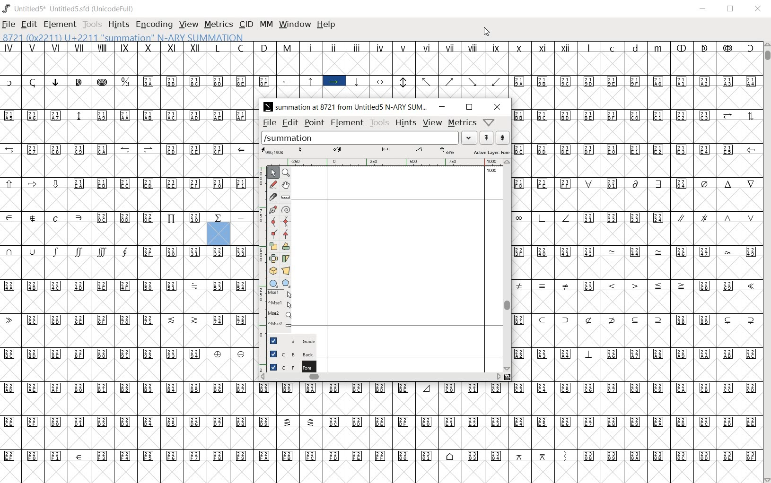 The width and height of the screenshot is (771, 483). I want to click on foreground, so click(287, 365).